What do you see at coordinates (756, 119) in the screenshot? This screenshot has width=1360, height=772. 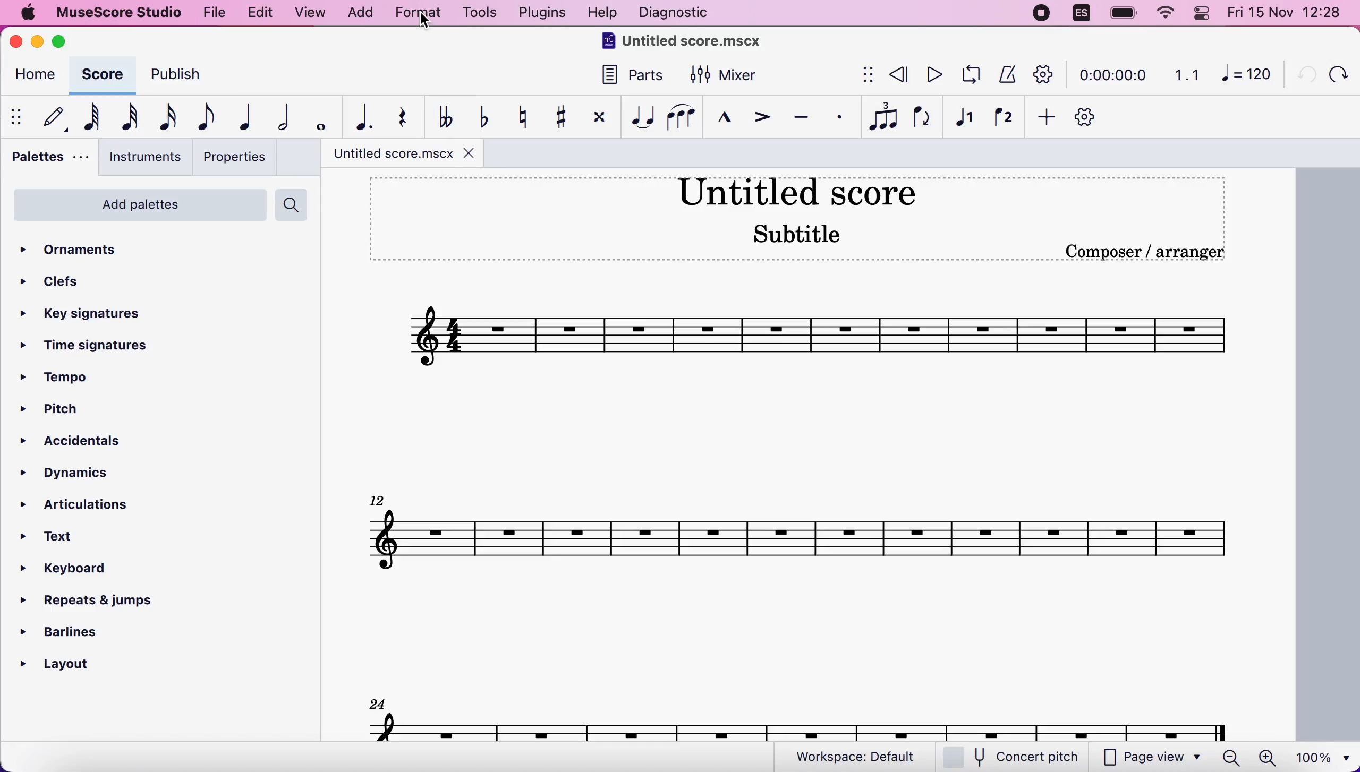 I see `accent` at bounding box center [756, 119].